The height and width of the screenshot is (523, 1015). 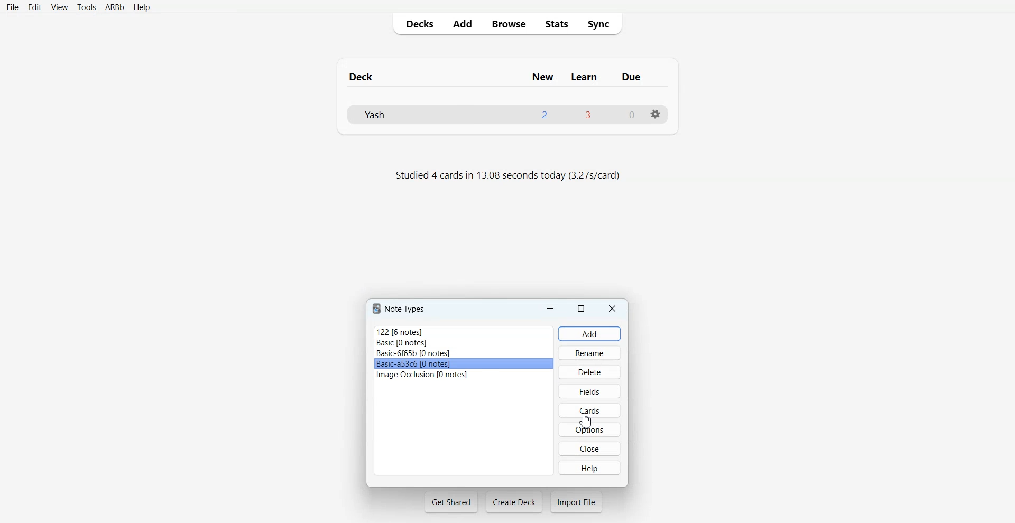 What do you see at coordinates (417, 24) in the screenshot?
I see `Decks` at bounding box center [417, 24].